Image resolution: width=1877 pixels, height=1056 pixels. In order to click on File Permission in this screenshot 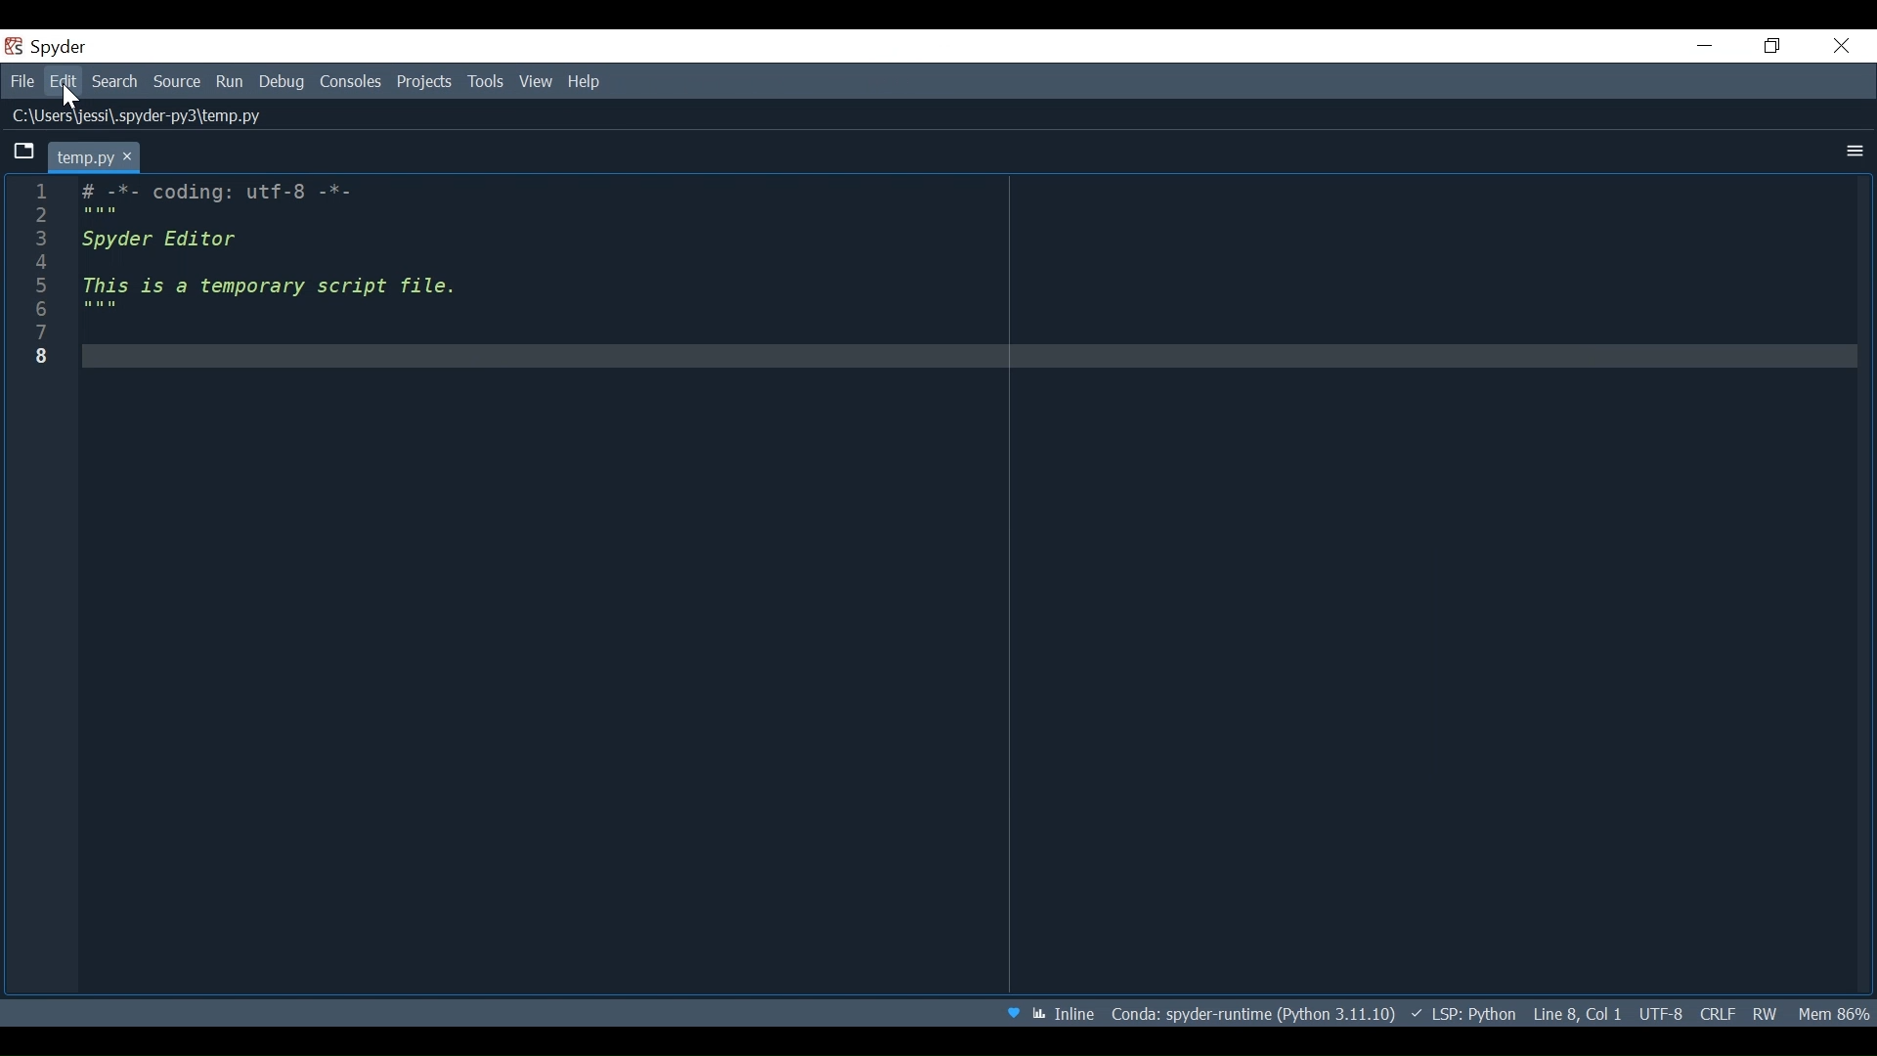, I will do `click(1768, 1014)`.